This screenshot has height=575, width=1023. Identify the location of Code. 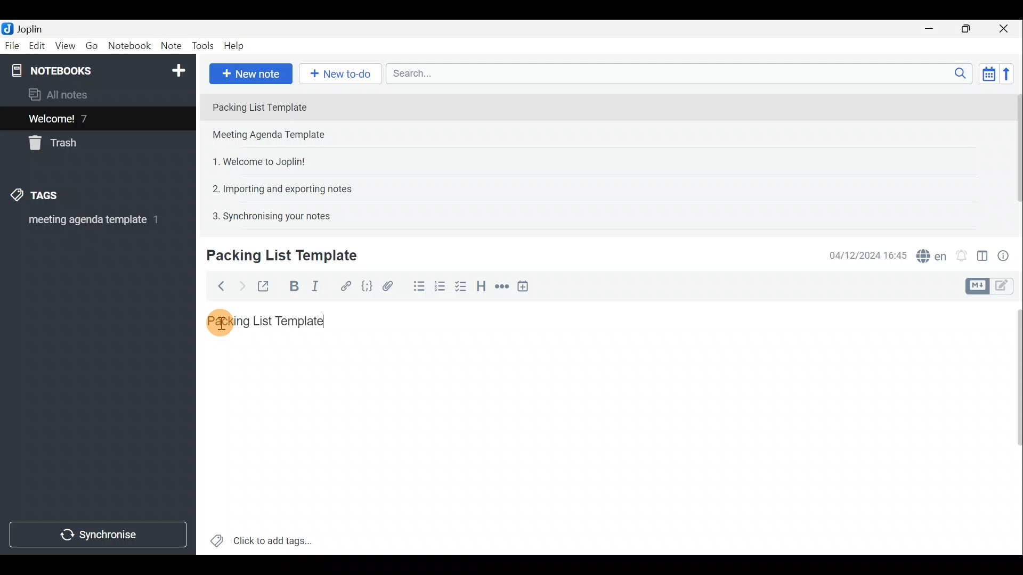
(367, 285).